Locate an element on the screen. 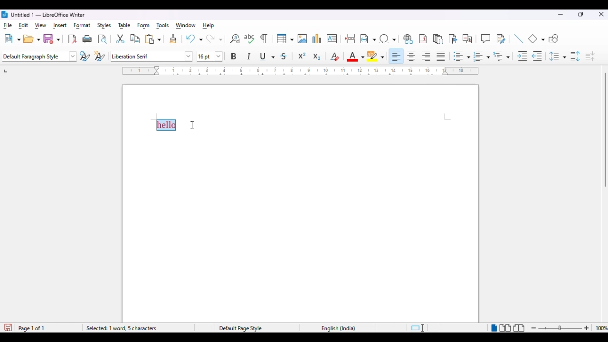  new is located at coordinates (12, 39).